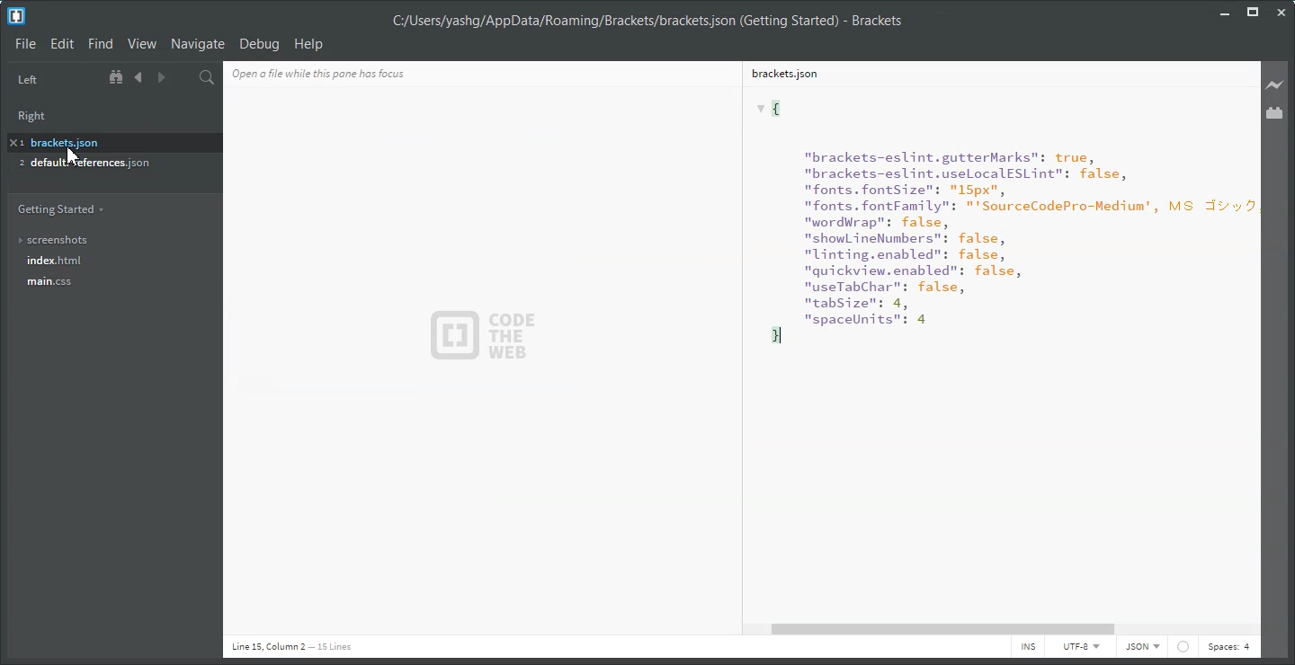 The width and height of the screenshot is (1295, 665). I want to click on File, so click(25, 43).